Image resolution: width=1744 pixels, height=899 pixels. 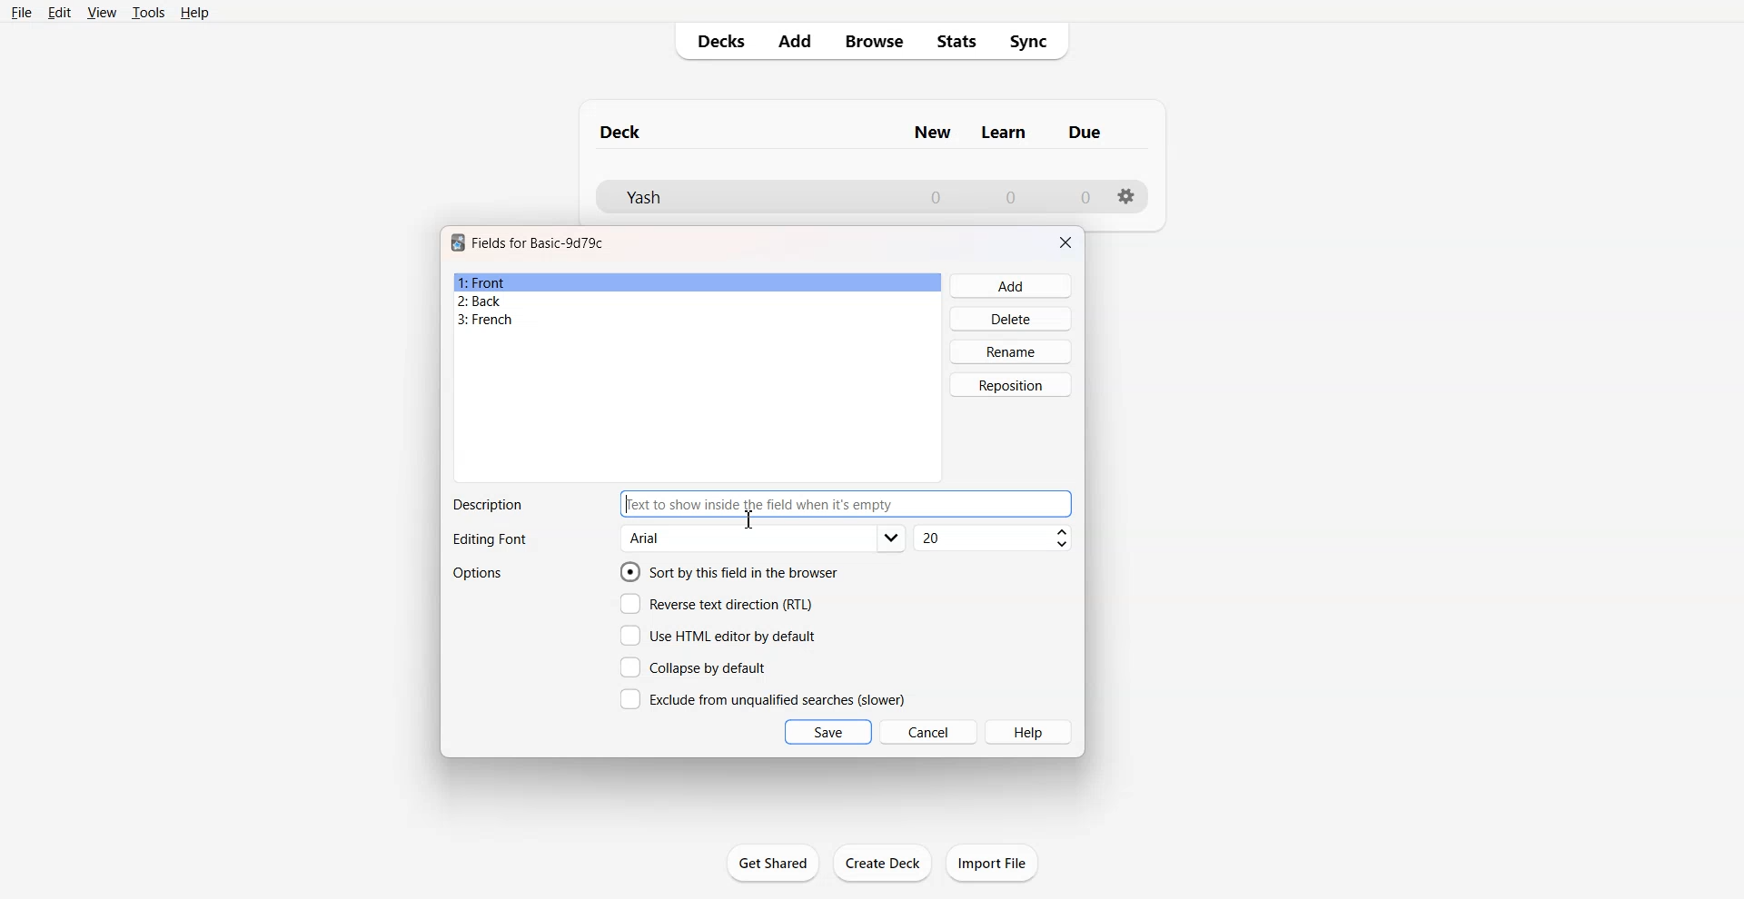 What do you see at coordinates (717, 604) in the screenshot?
I see `Reverse text direction (RTL)` at bounding box center [717, 604].